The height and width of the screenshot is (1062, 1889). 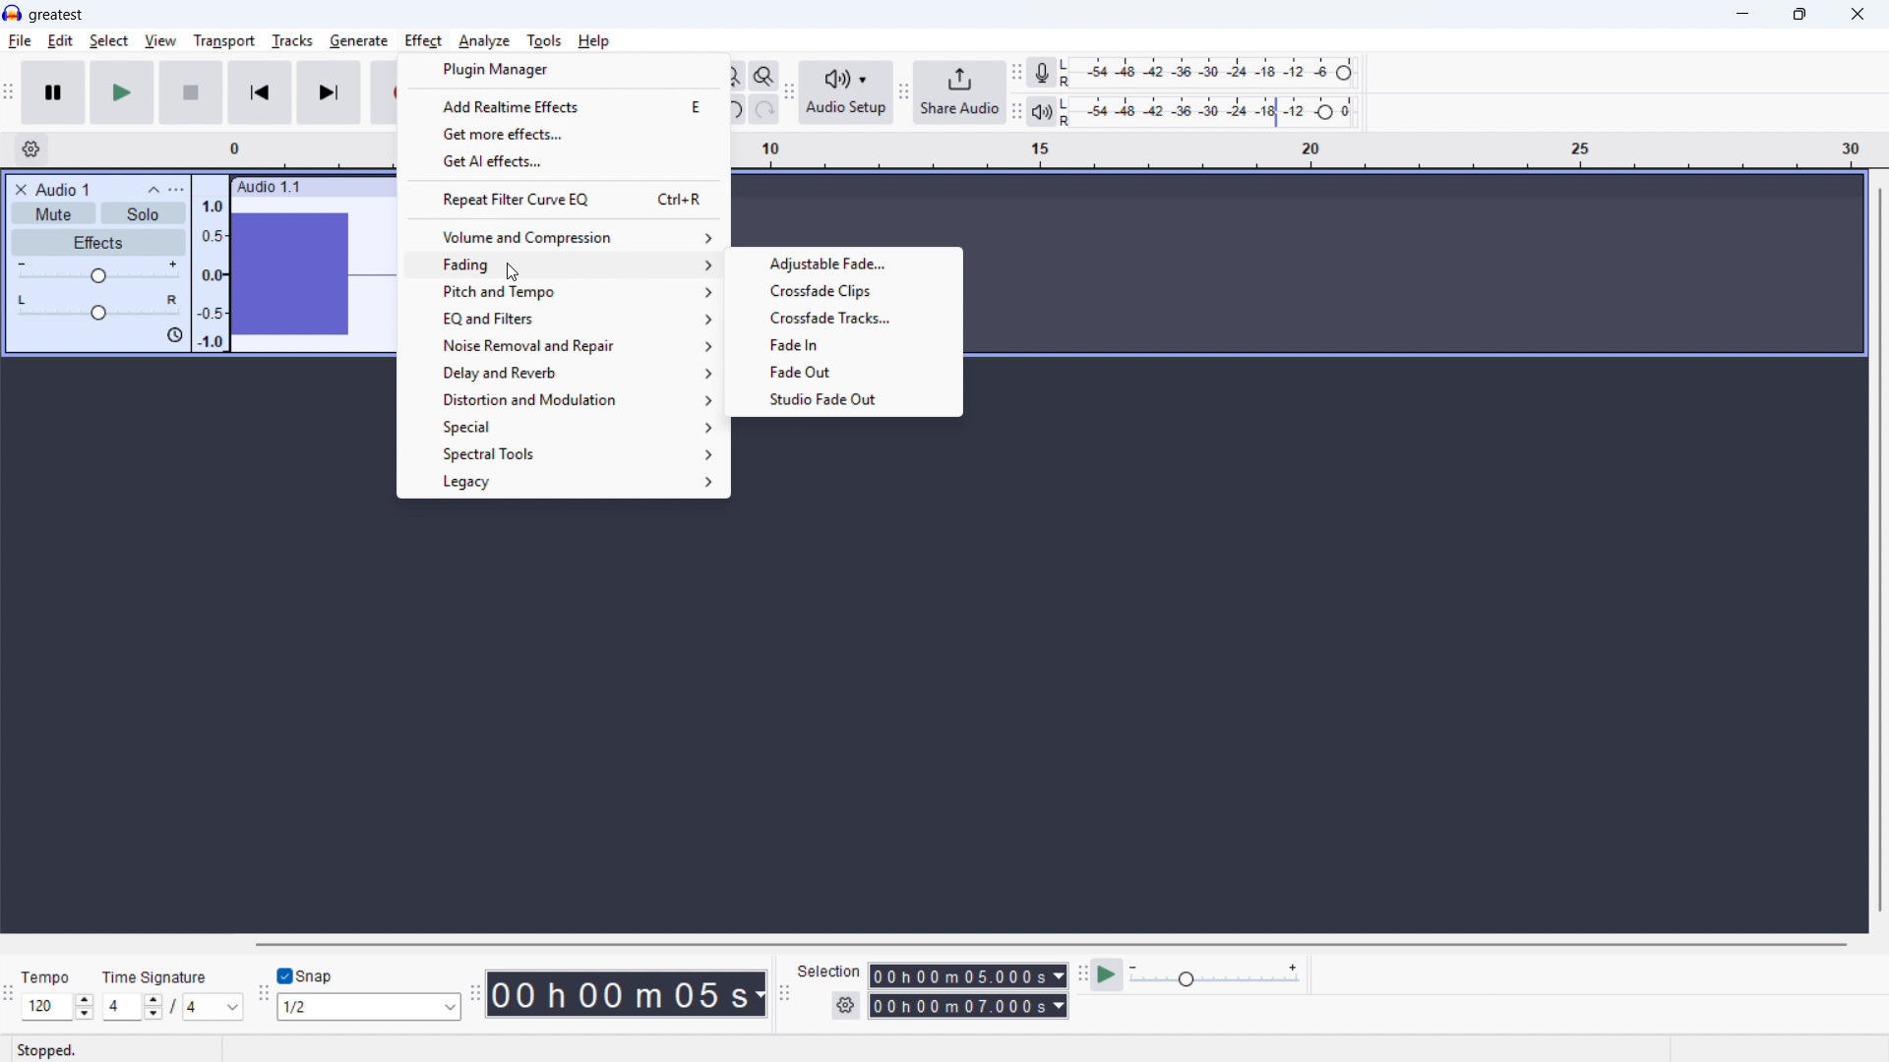 What do you see at coordinates (787, 996) in the screenshot?
I see `Selection toolbar ` at bounding box center [787, 996].